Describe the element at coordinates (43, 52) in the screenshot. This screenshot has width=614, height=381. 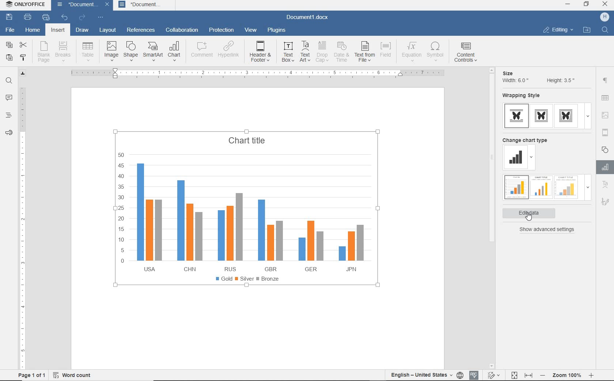
I see `blank page` at that location.